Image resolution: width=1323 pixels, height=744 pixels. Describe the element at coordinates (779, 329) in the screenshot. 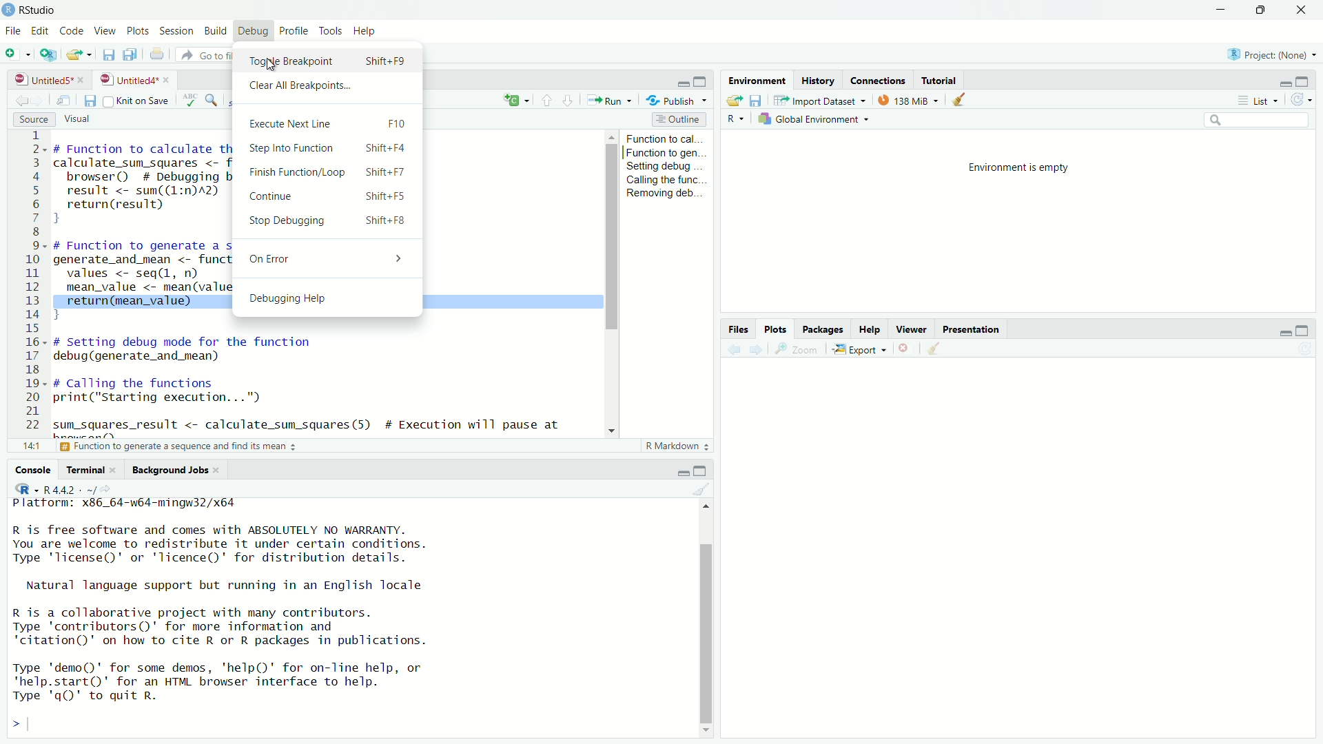

I see `plots` at that location.